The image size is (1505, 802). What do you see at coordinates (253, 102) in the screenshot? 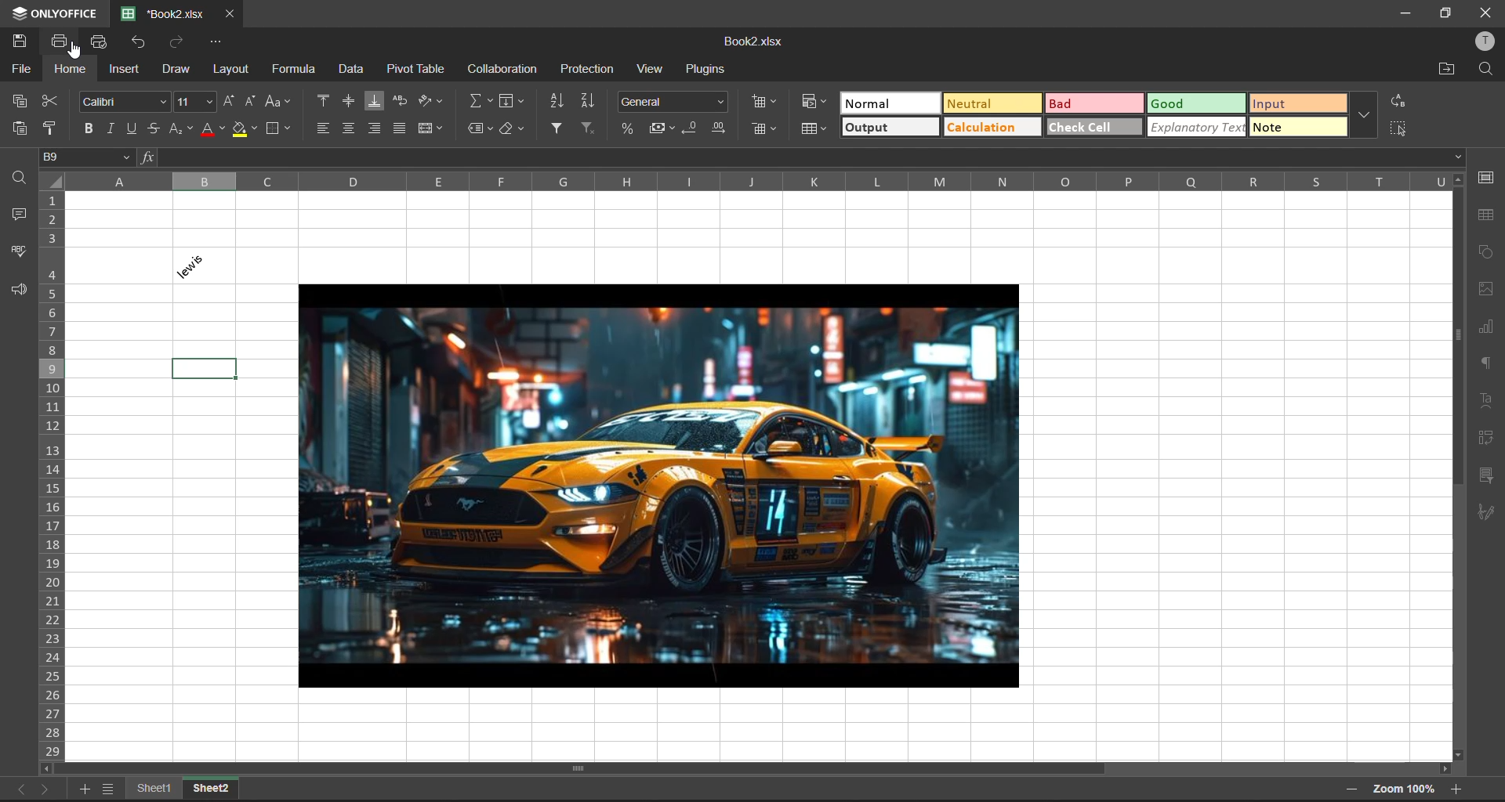
I see `decrement size` at bounding box center [253, 102].